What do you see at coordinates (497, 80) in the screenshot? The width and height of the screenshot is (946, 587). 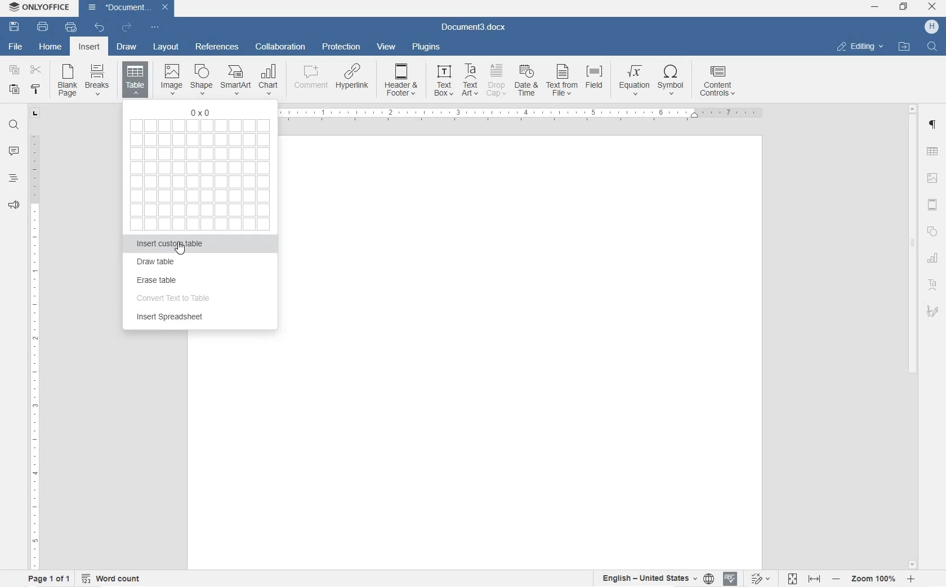 I see `Drop Cap` at bounding box center [497, 80].